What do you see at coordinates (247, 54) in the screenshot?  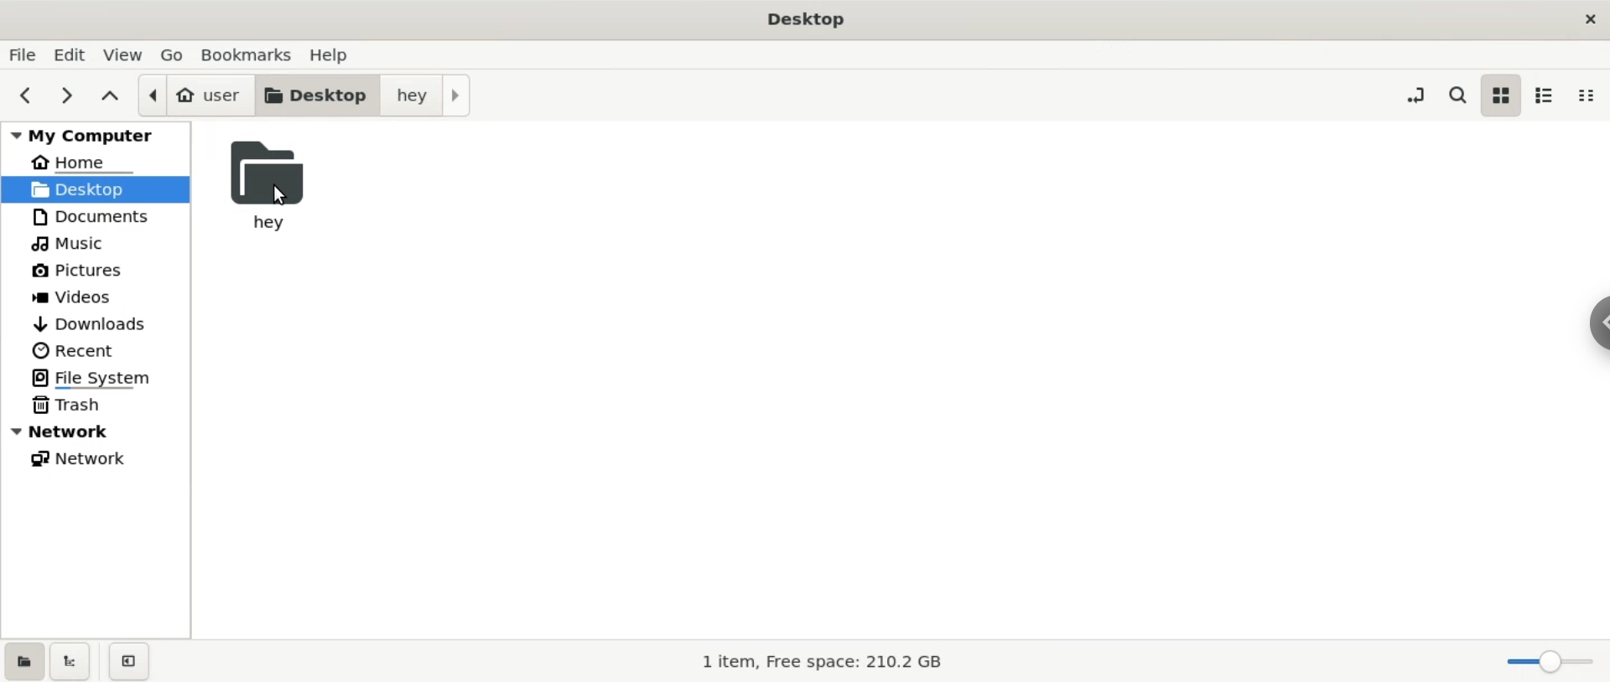 I see `bookmarks` at bounding box center [247, 54].